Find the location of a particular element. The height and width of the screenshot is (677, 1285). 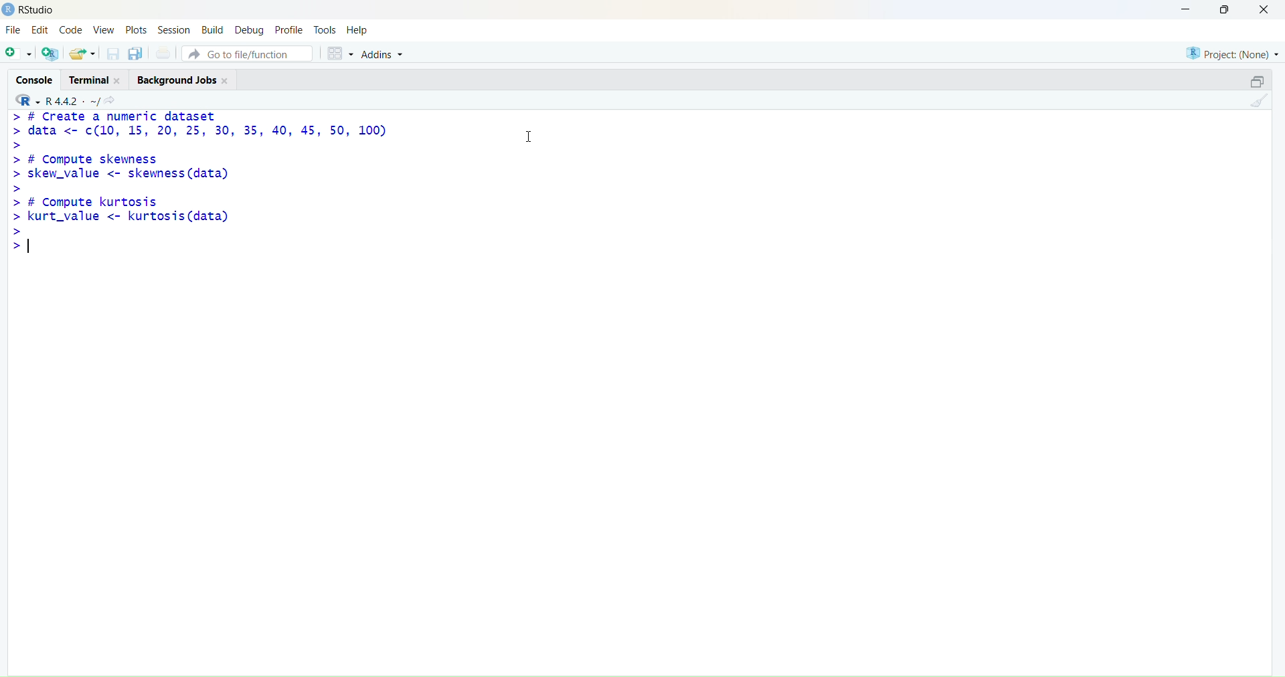

Restore is located at coordinates (1250, 83).